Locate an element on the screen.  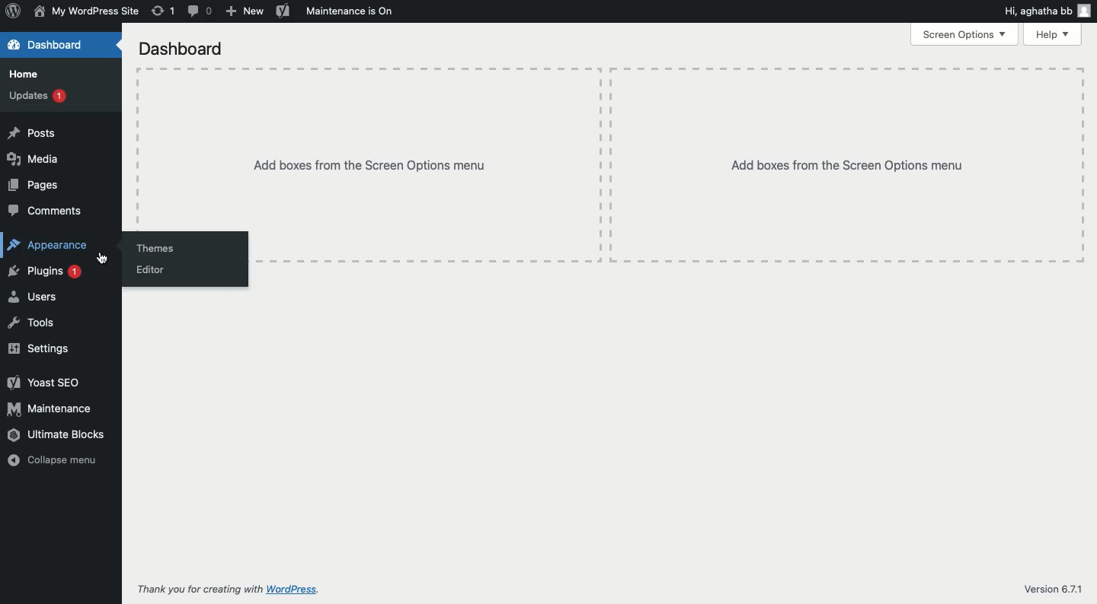
Maintenance is located at coordinates (350, 11).